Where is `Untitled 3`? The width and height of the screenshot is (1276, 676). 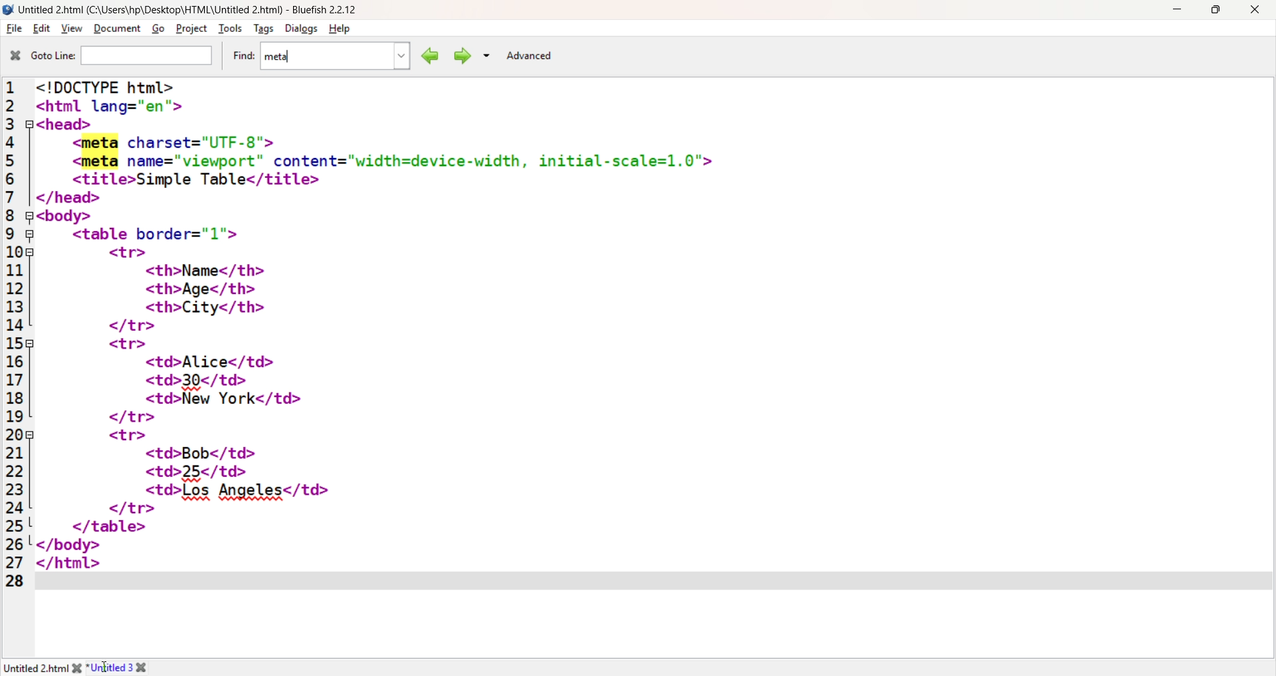 Untitled 3 is located at coordinates (110, 667).